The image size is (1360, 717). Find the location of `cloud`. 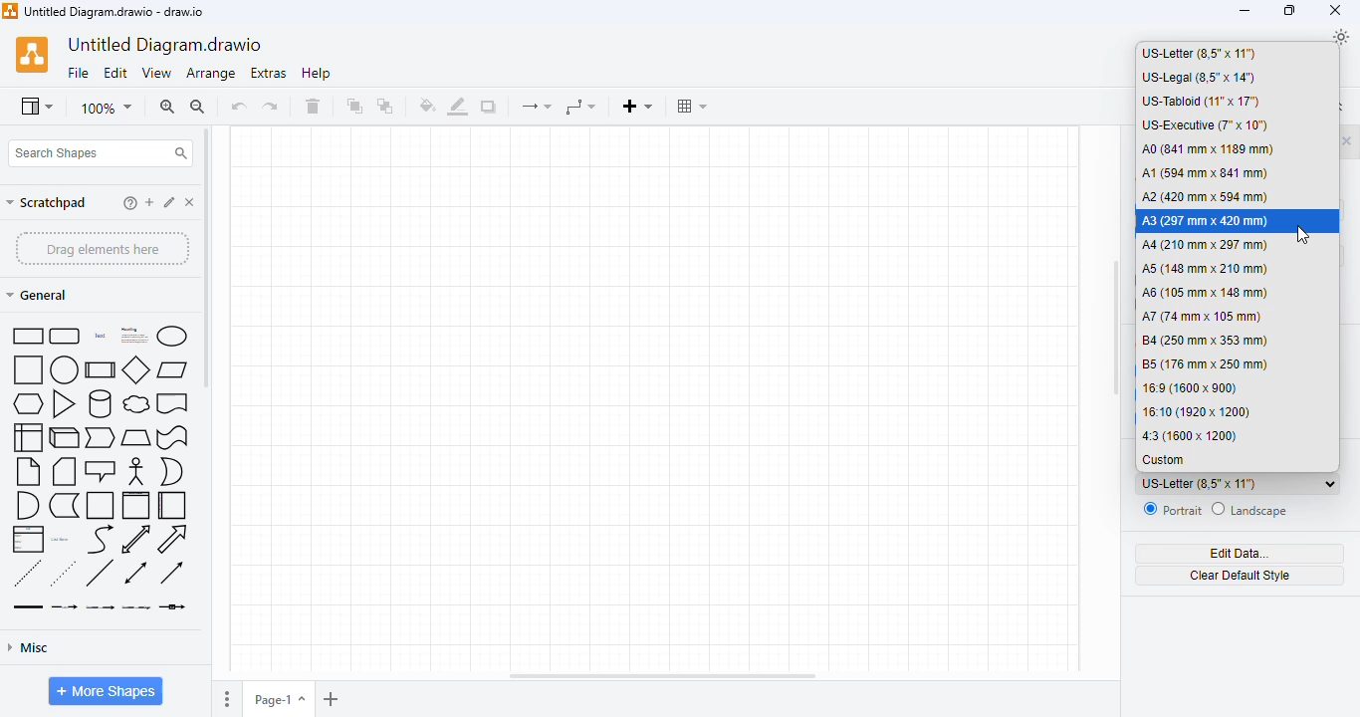

cloud is located at coordinates (136, 404).